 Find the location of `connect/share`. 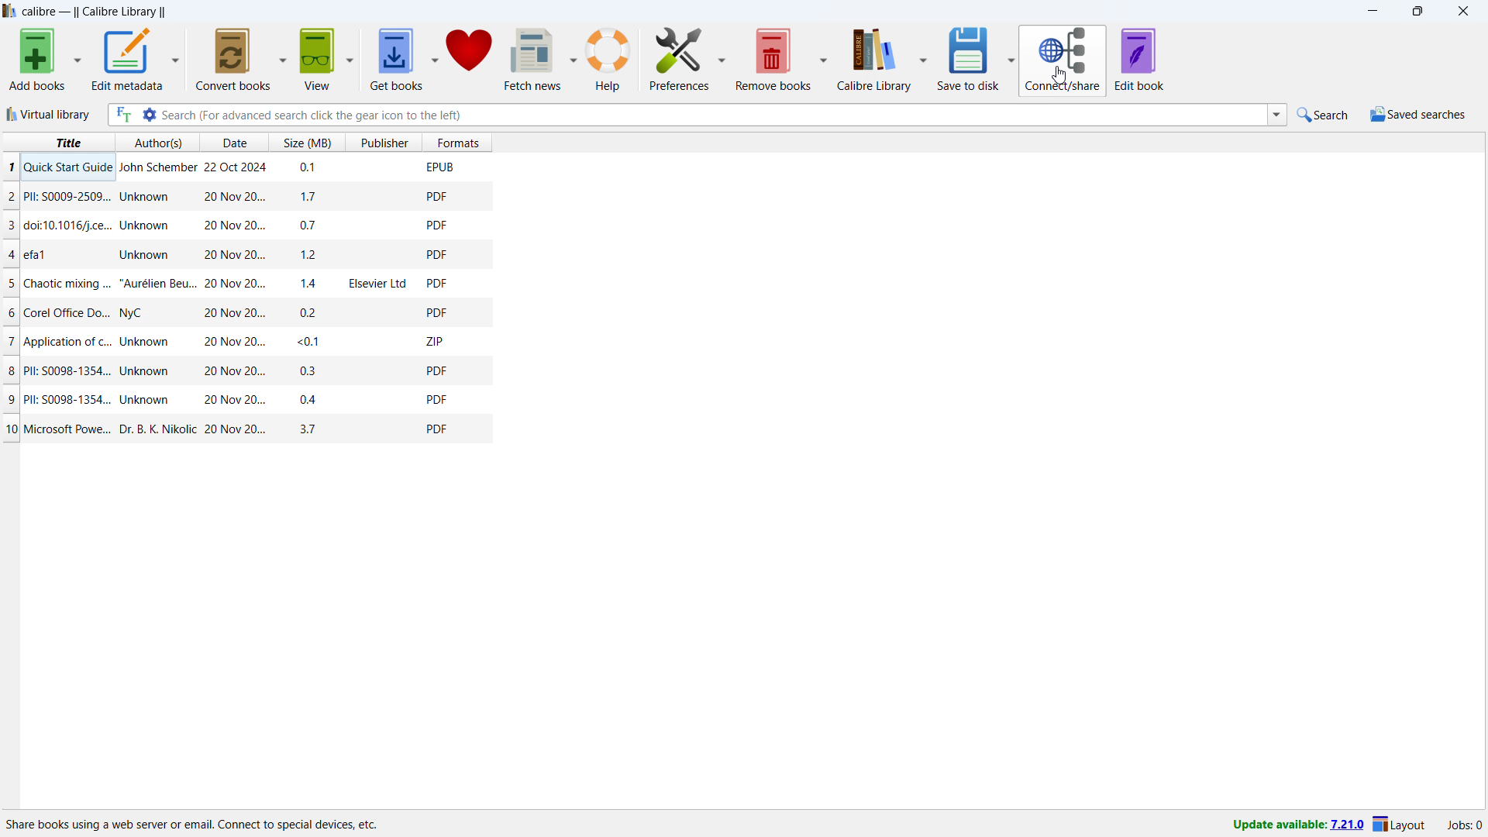

connect/share is located at coordinates (1064, 61).